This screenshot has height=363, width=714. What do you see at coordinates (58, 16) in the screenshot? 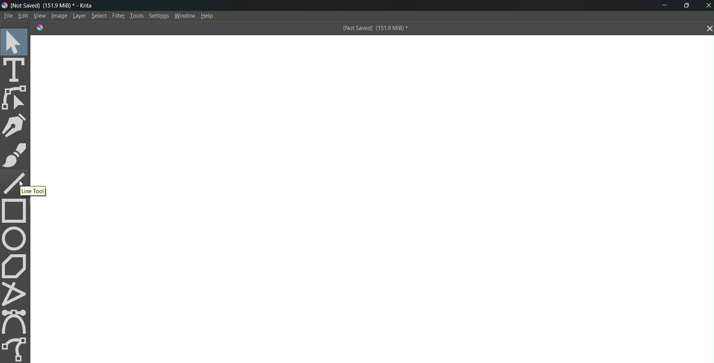
I see `Image` at bounding box center [58, 16].